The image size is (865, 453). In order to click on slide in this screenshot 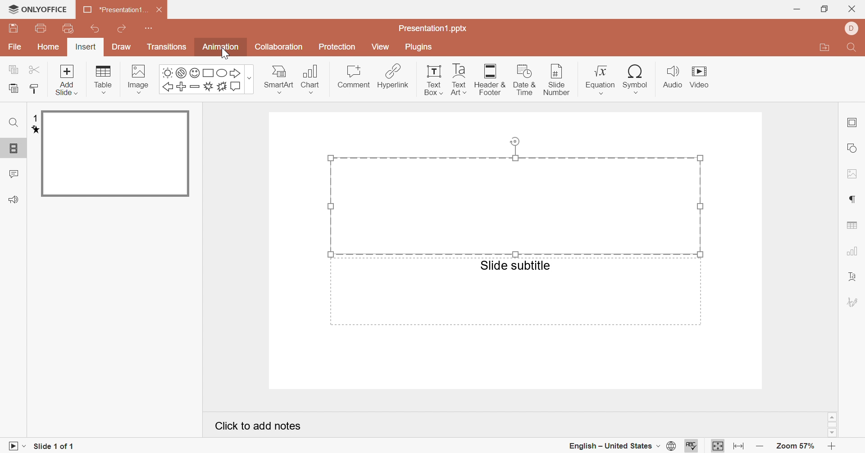, I will do `click(115, 154)`.